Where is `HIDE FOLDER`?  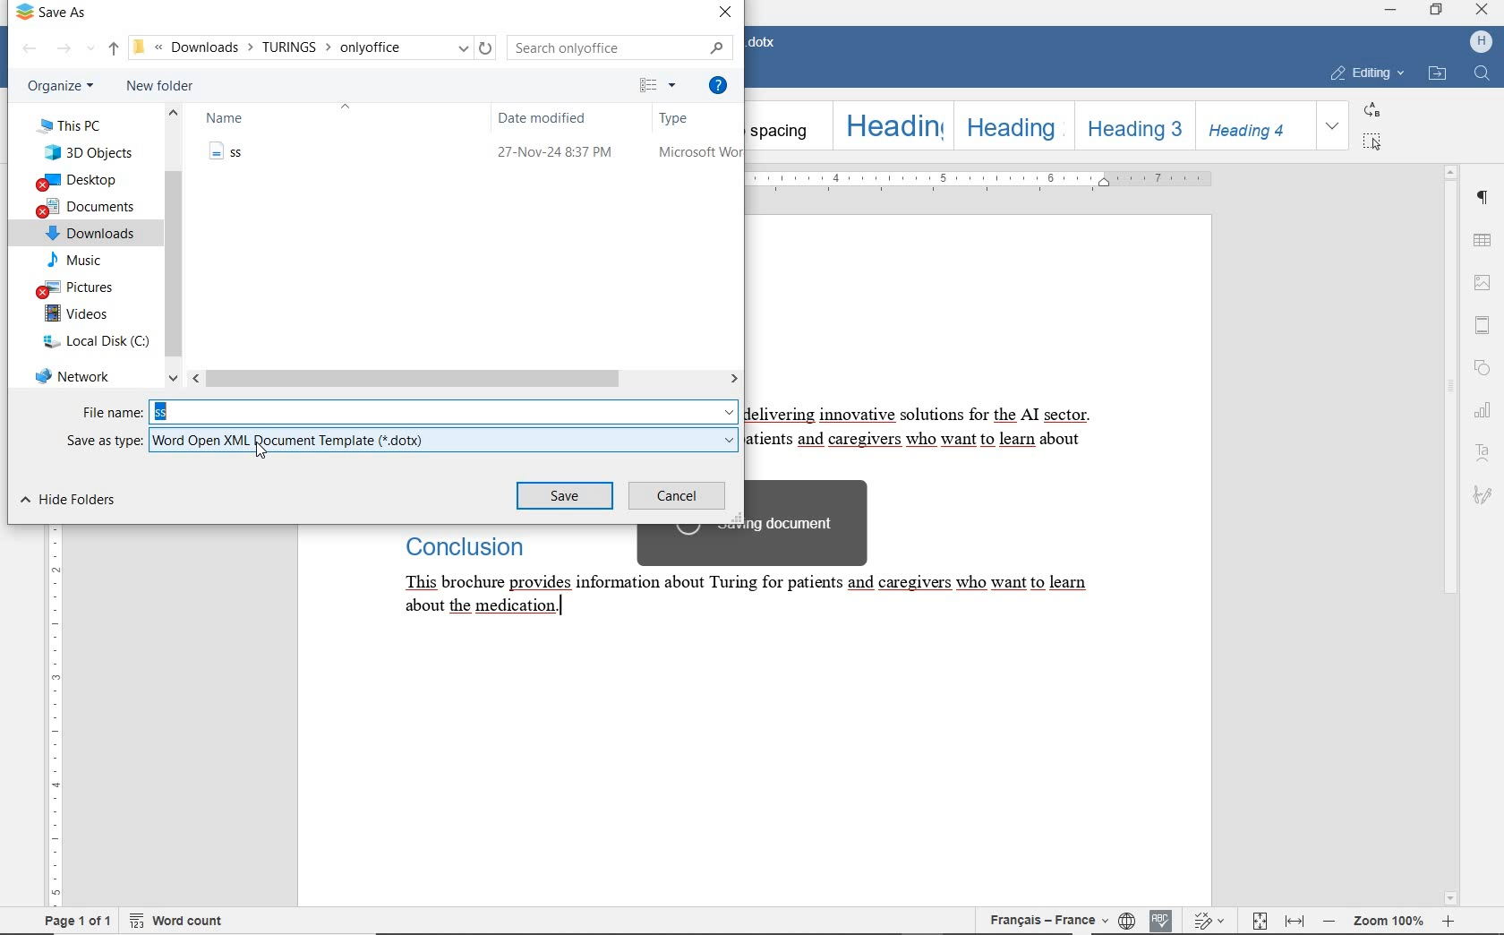
HIDE FOLDER is located at coordinates (74, 501).